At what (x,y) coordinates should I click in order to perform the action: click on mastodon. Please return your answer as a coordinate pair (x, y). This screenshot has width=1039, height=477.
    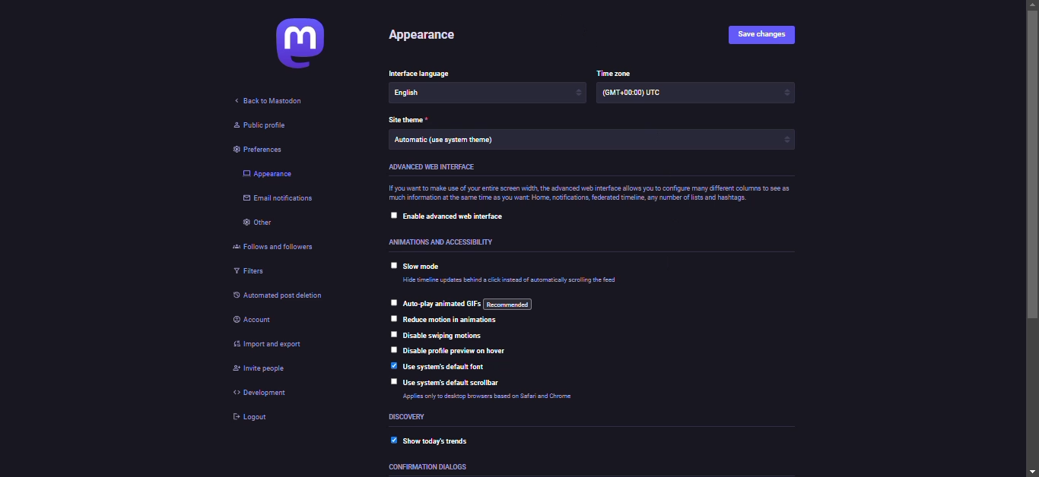
    Looking at the image, I should click on (297, 43).